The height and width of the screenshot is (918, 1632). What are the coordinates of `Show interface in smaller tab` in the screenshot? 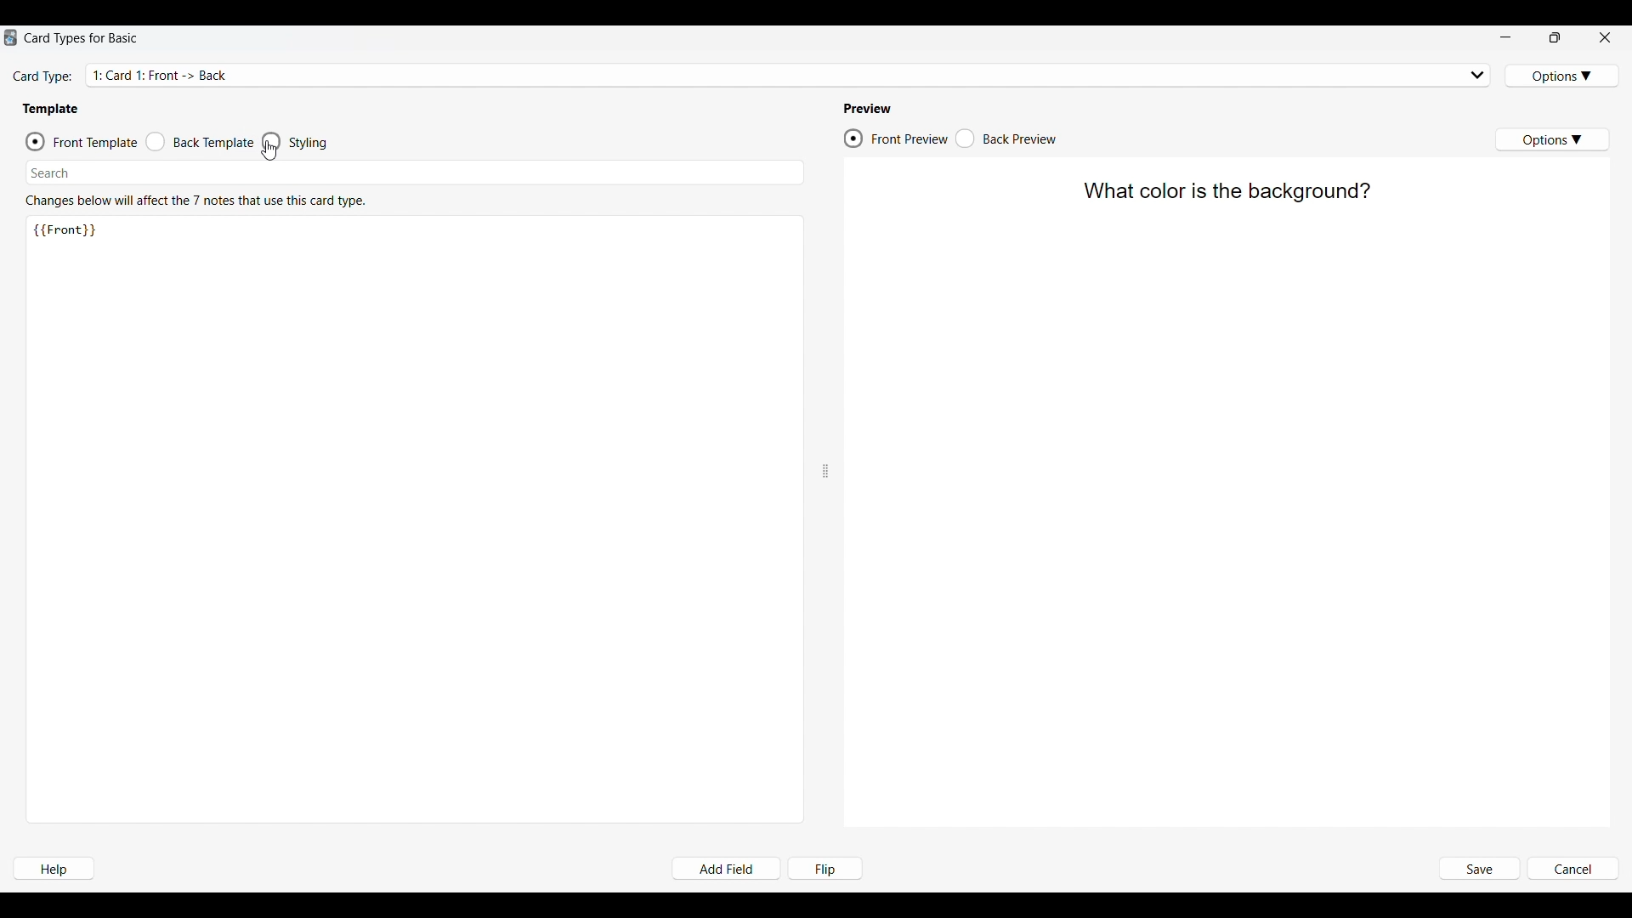 It's located at (1555, 37).